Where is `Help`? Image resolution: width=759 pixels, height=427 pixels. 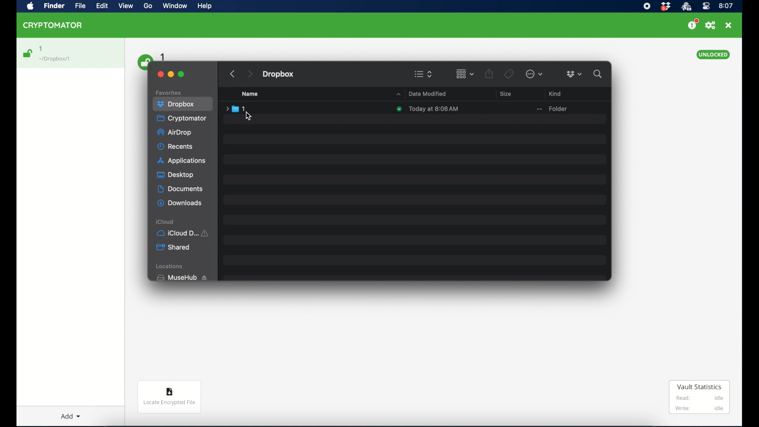
Help is located at coordinates (206, 8).